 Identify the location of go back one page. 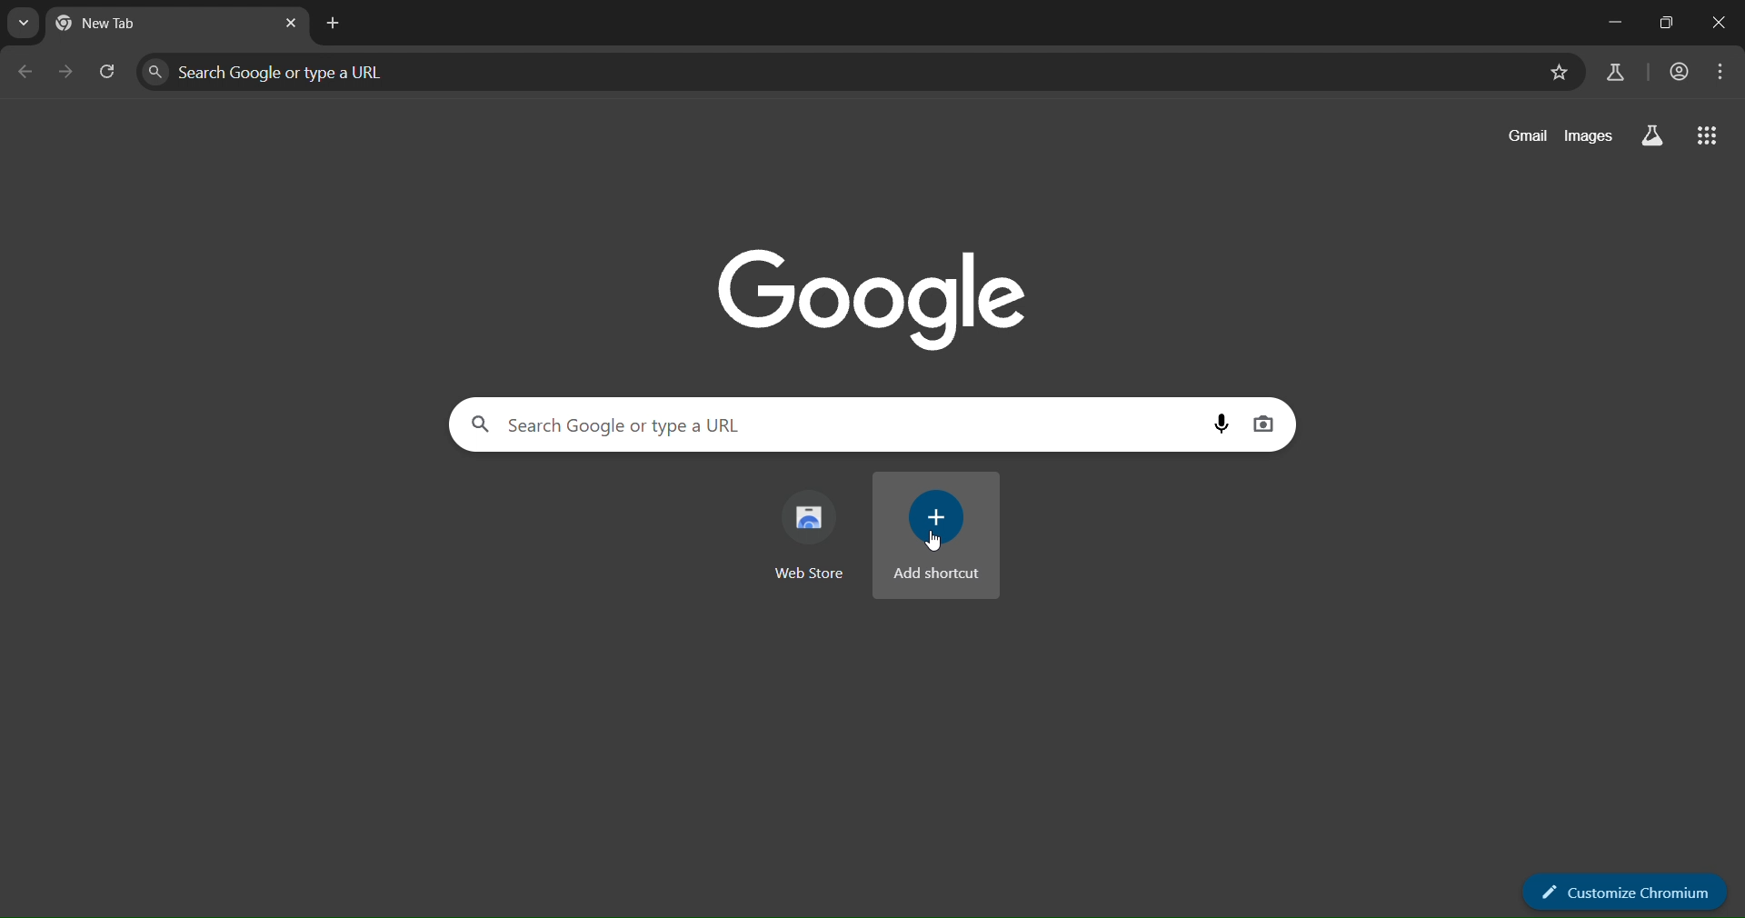
(25, 76).